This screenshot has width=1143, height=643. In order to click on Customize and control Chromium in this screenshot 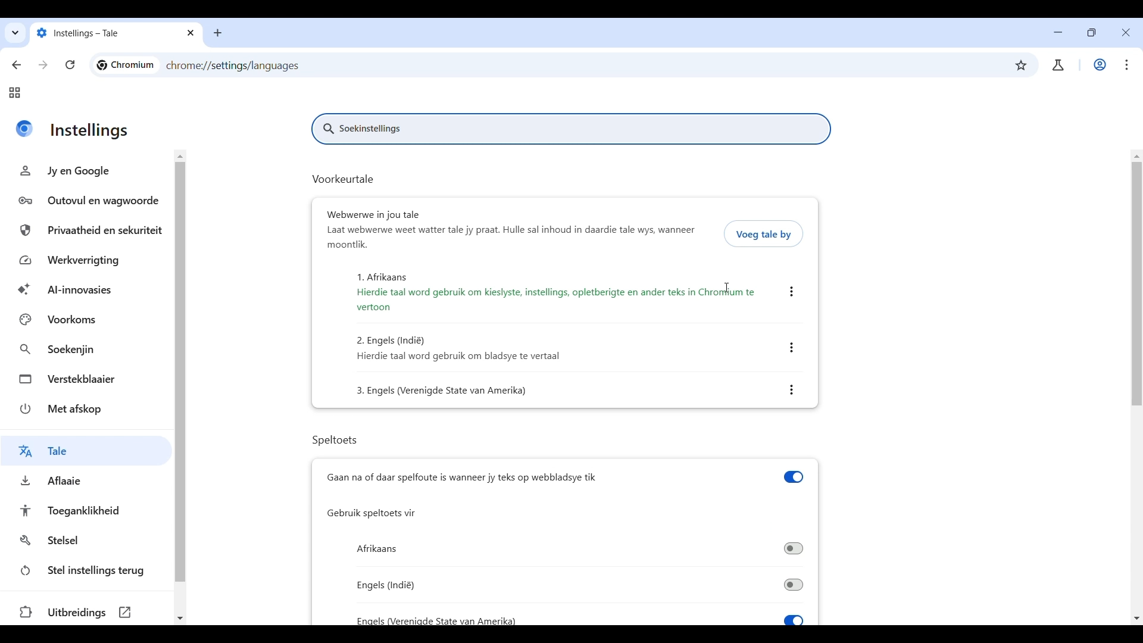, I will do `click(1125, 64)`.